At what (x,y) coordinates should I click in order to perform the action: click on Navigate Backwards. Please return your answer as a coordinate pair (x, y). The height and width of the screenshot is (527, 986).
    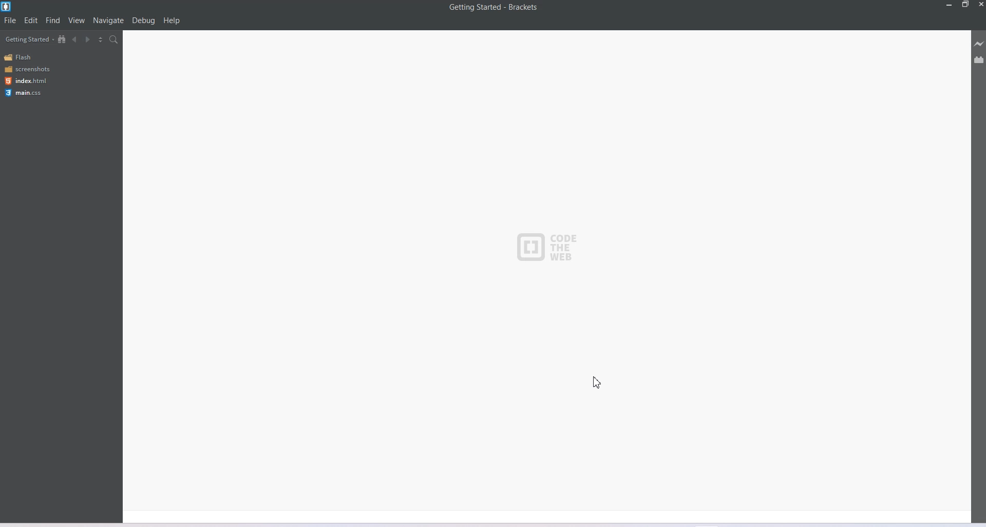
    Looking at the image, I should click on (75, 39).